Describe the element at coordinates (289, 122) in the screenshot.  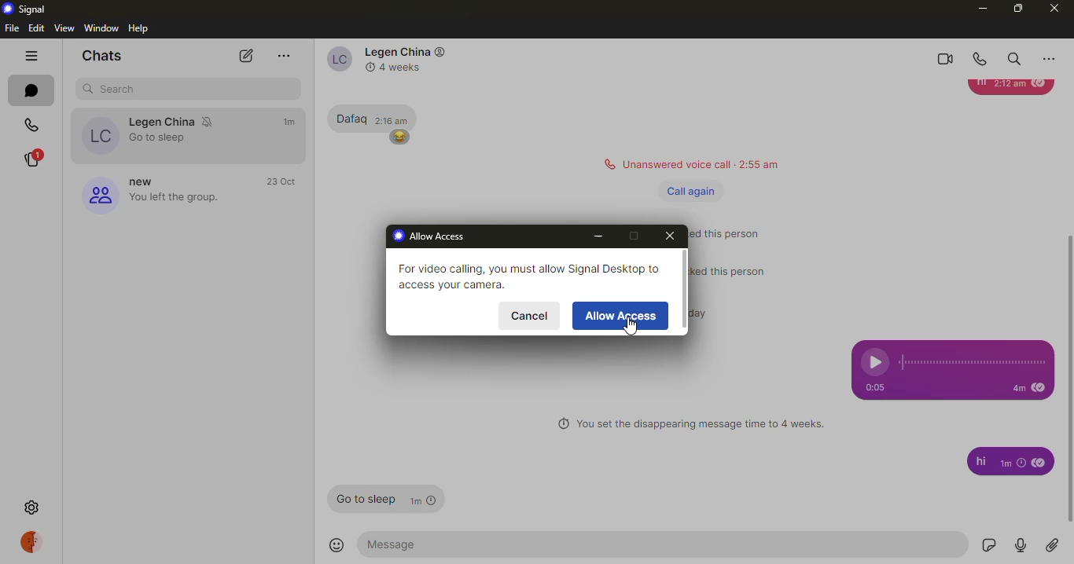
I see `time` at that location.